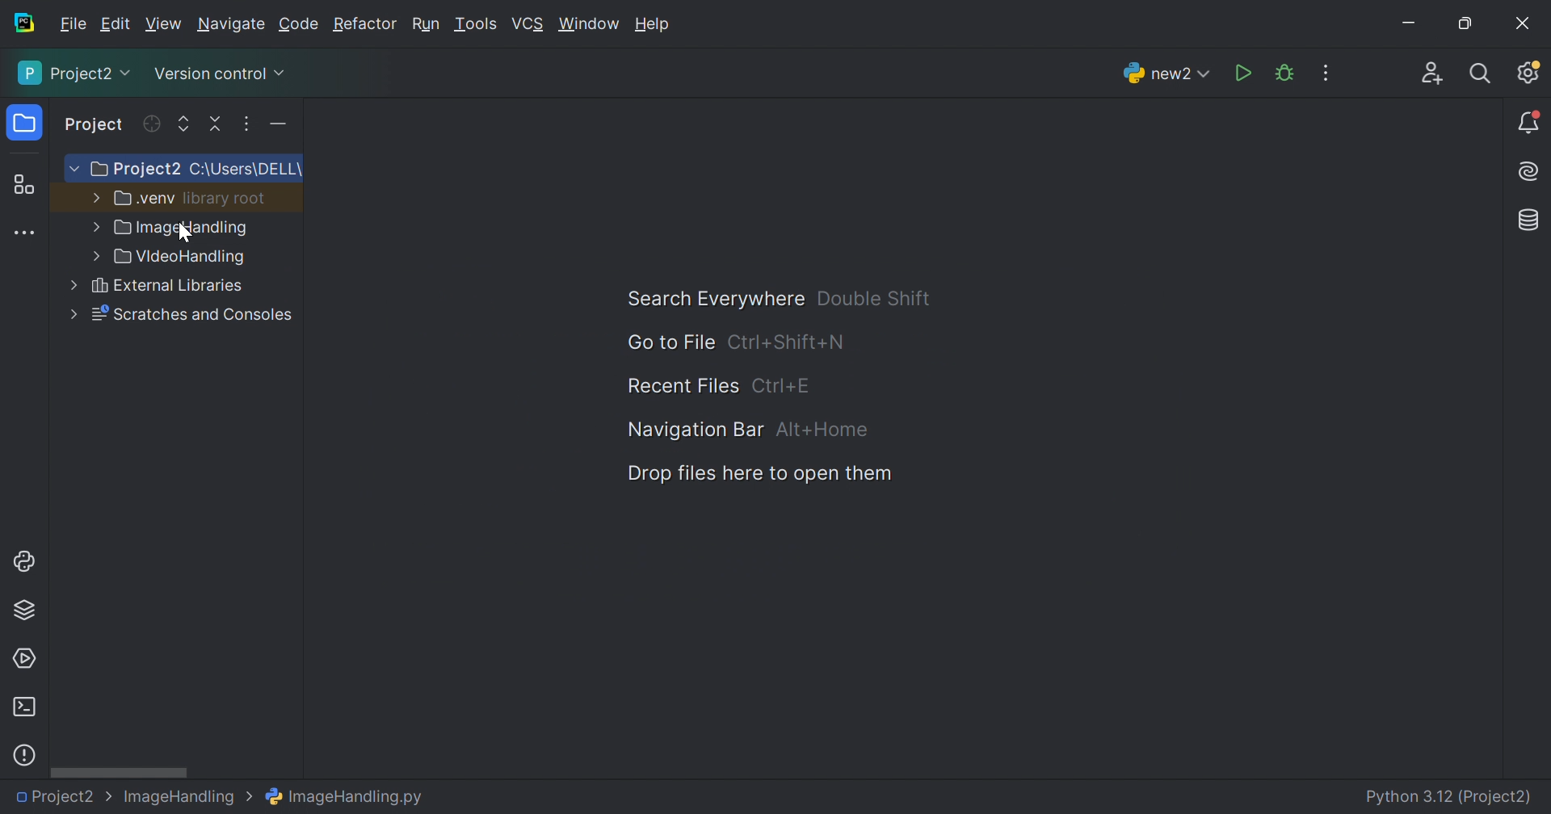 The width and height of the screenshot is (1551, 814). What do you see at coordinates (115, 24) in the screenshot?
I see `Edit` at bounding box center [115, 24].